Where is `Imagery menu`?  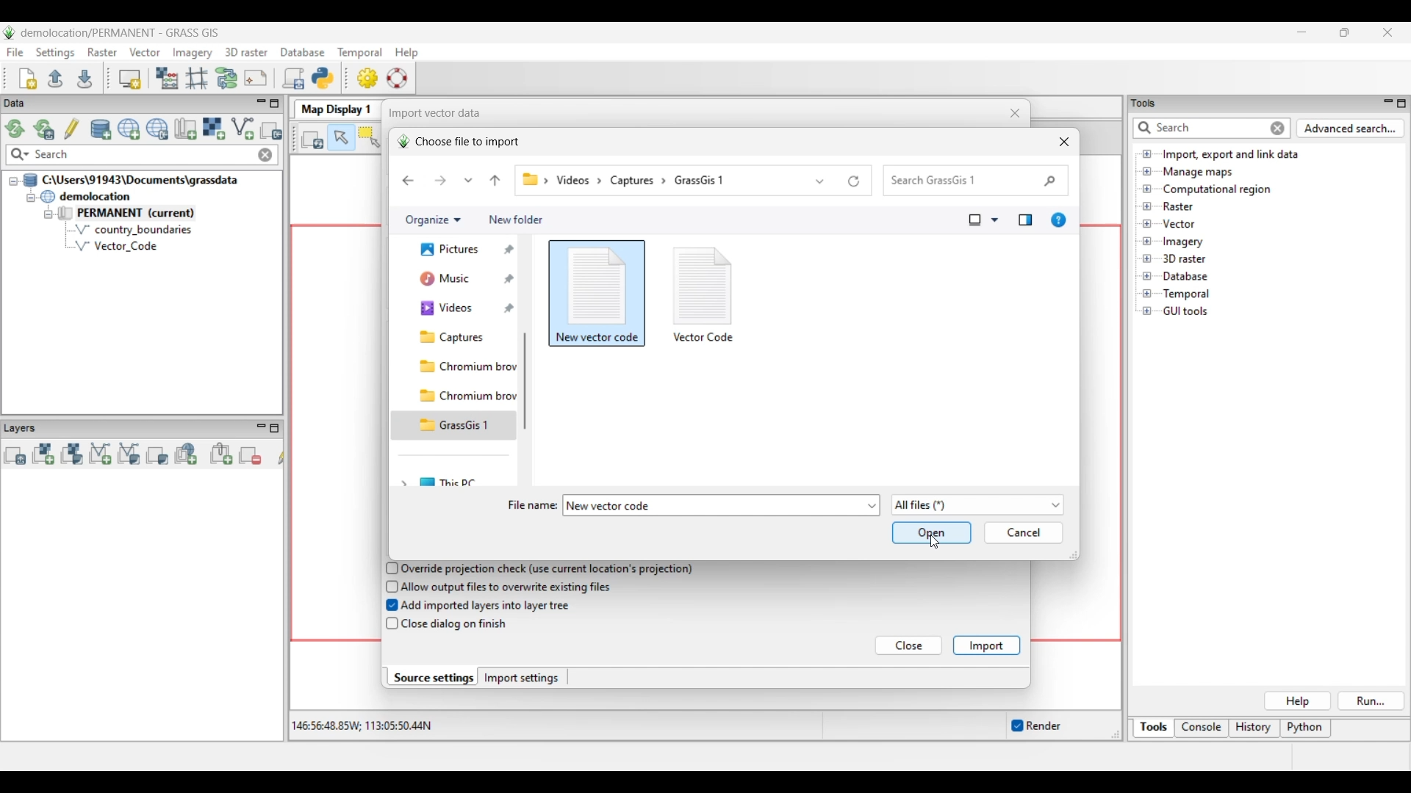
Imagery menu is located at coordinates (193, 53).